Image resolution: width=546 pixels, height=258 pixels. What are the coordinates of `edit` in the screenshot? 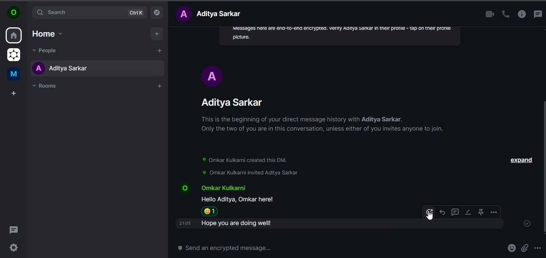 It's located at (468, 212).